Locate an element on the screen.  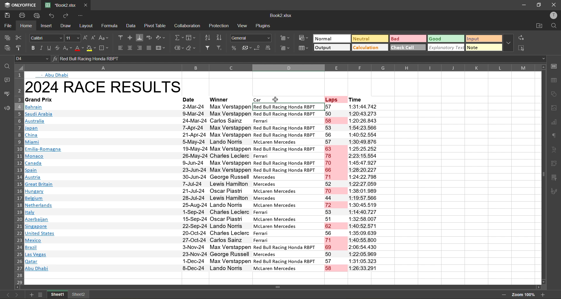
filter is located at coordinates (207, 48).